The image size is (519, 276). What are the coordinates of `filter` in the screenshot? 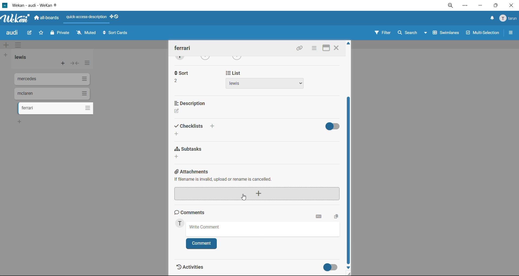 It's located at (383, 33).